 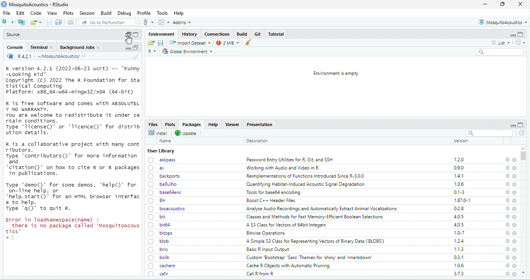 I want to click on 4.0.5, so click(x=459, y=225).